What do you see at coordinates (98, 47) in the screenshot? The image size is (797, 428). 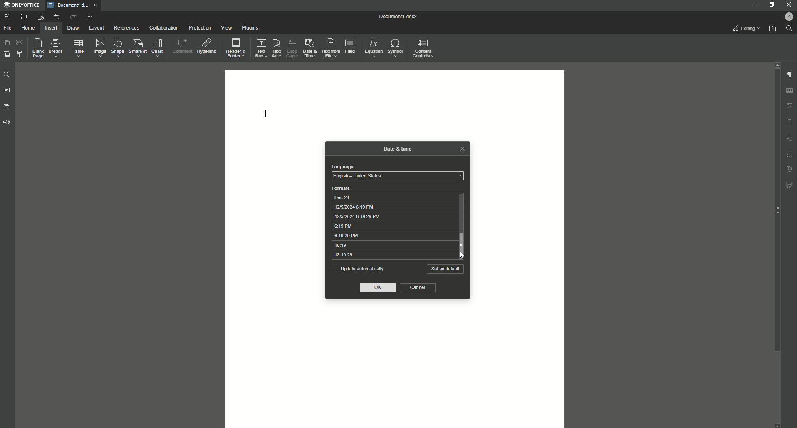 I see `Image` at bounding box center [98, 47].